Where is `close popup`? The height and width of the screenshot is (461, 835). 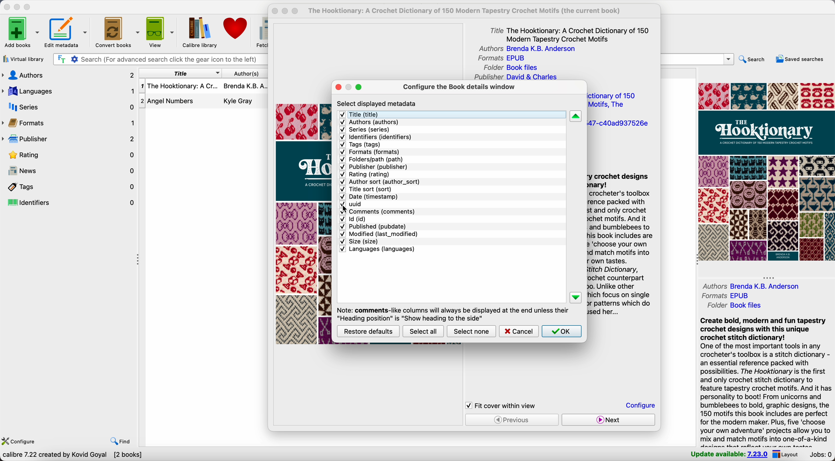
close popup is located at coordinates (275, 11).